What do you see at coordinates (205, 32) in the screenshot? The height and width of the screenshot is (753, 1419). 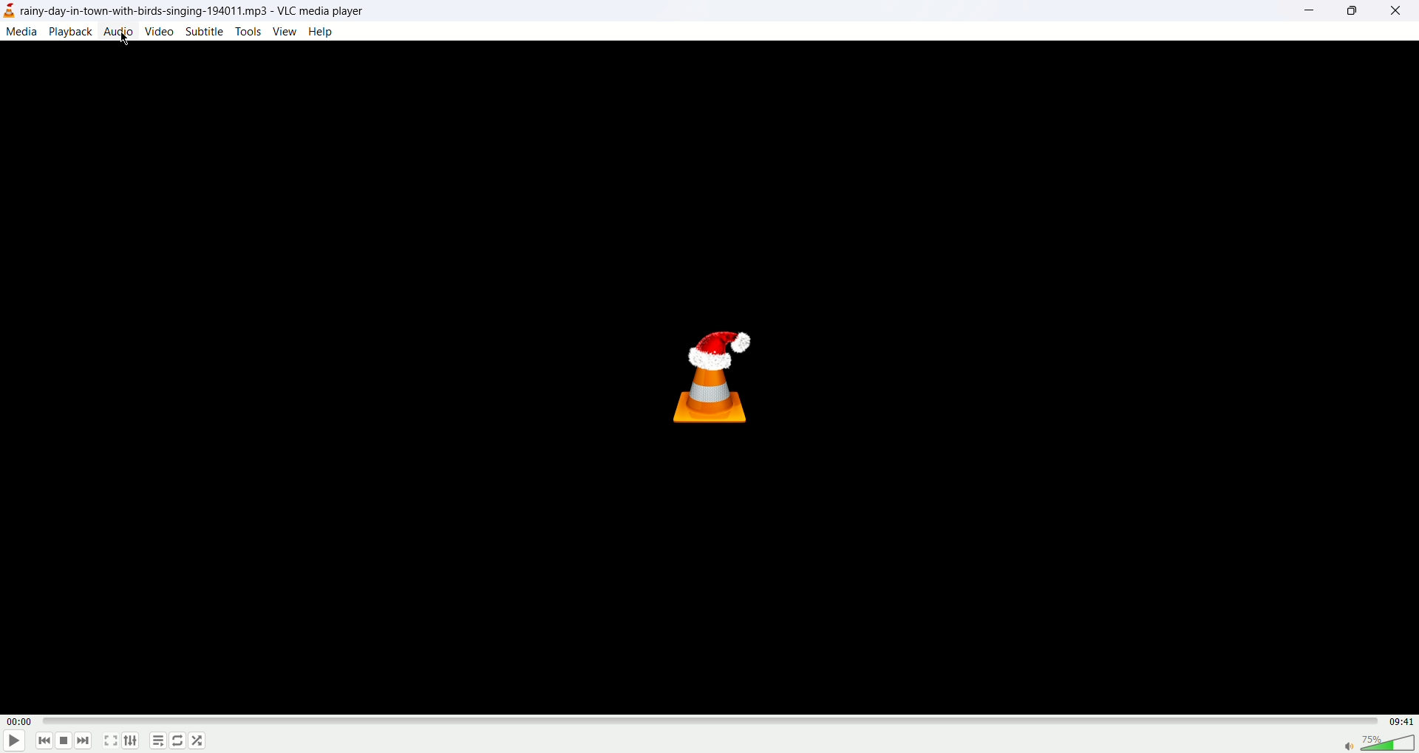 I see `subtitle` at bounding box center [205, 32].